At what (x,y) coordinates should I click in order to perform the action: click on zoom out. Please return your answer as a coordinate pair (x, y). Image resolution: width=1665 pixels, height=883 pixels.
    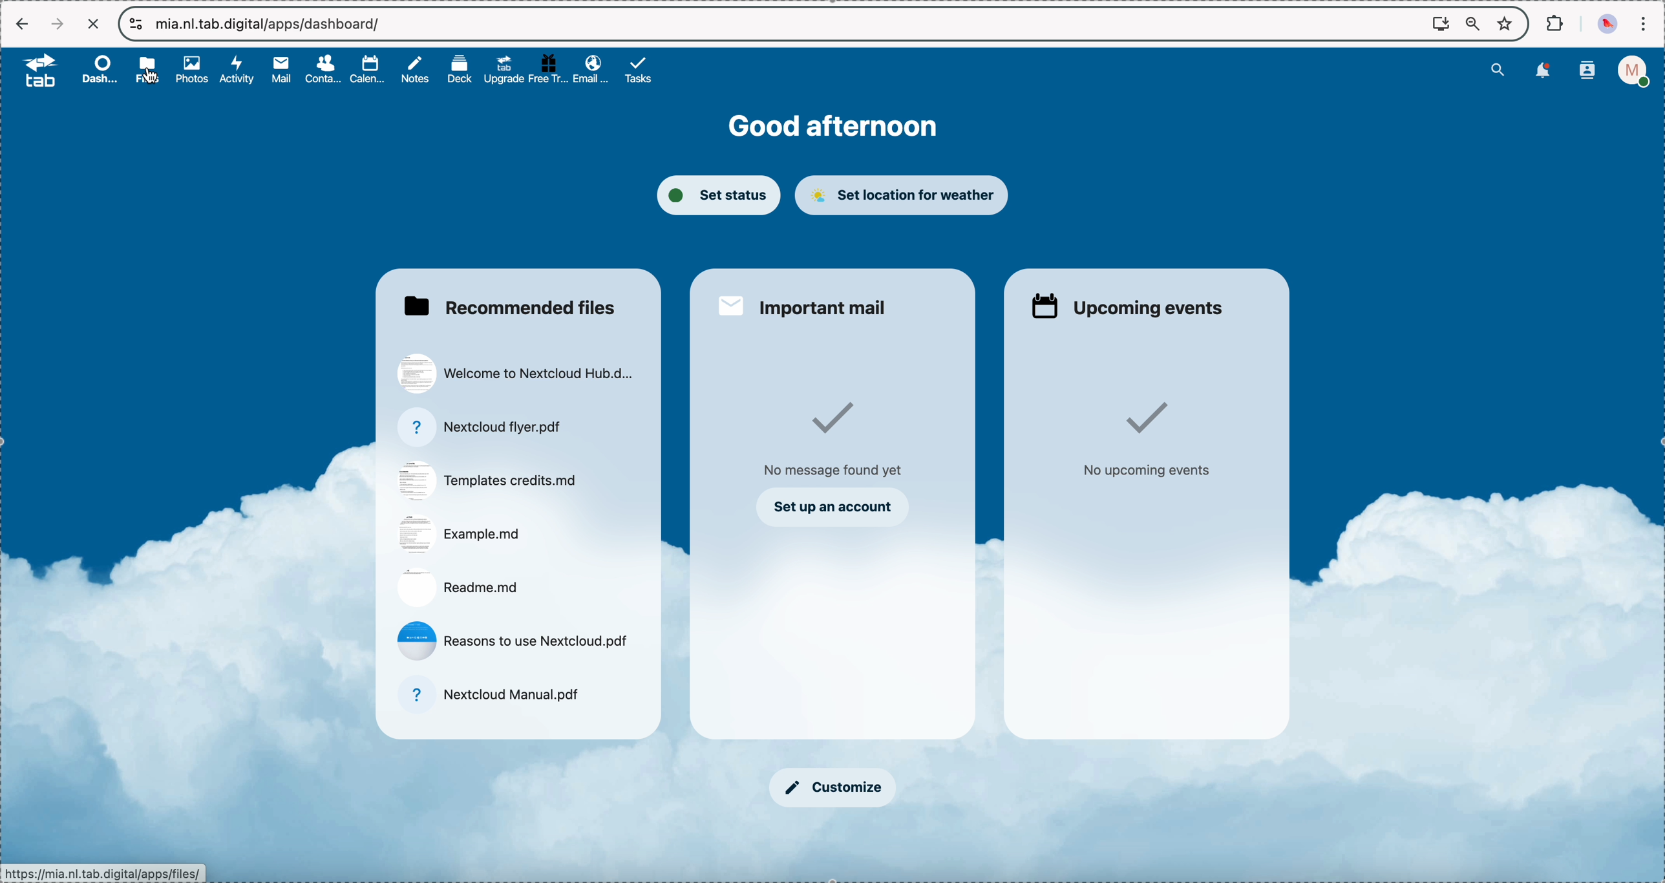
    Looking at the image, I should click on (1473, 25).